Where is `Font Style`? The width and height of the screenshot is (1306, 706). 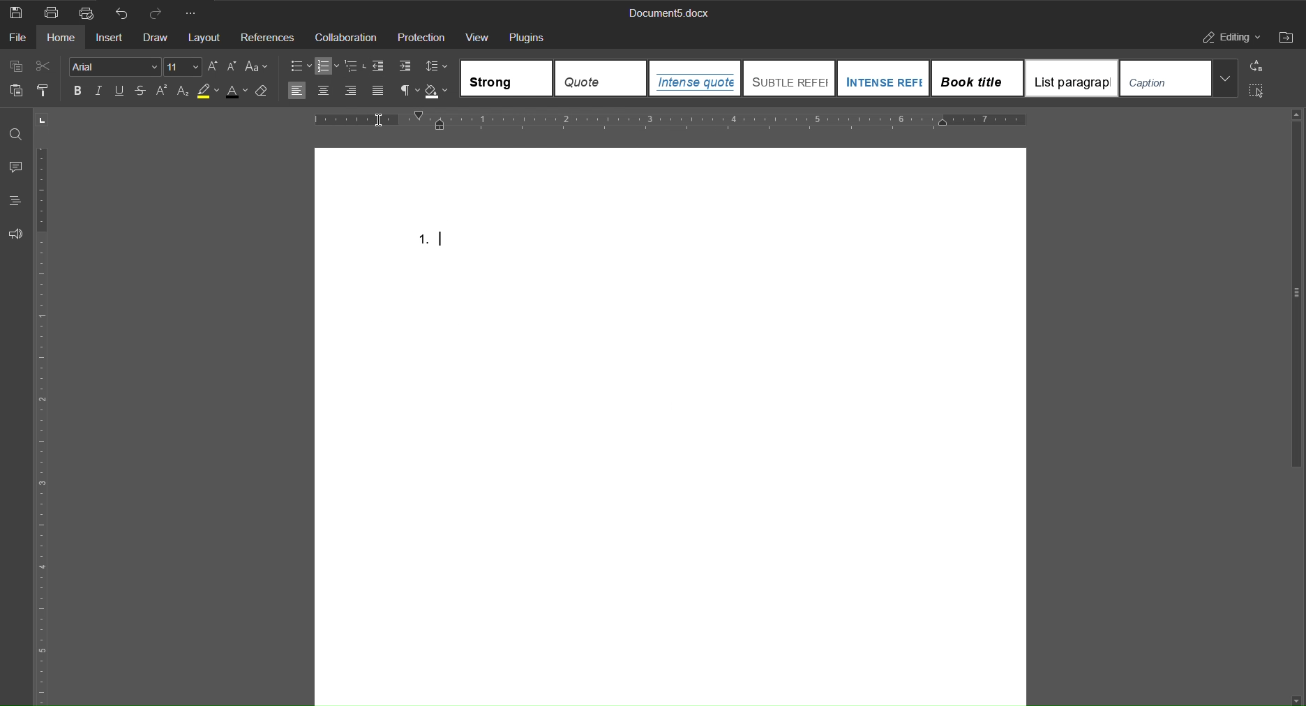 Font Style is located at coordinates (114, 66).